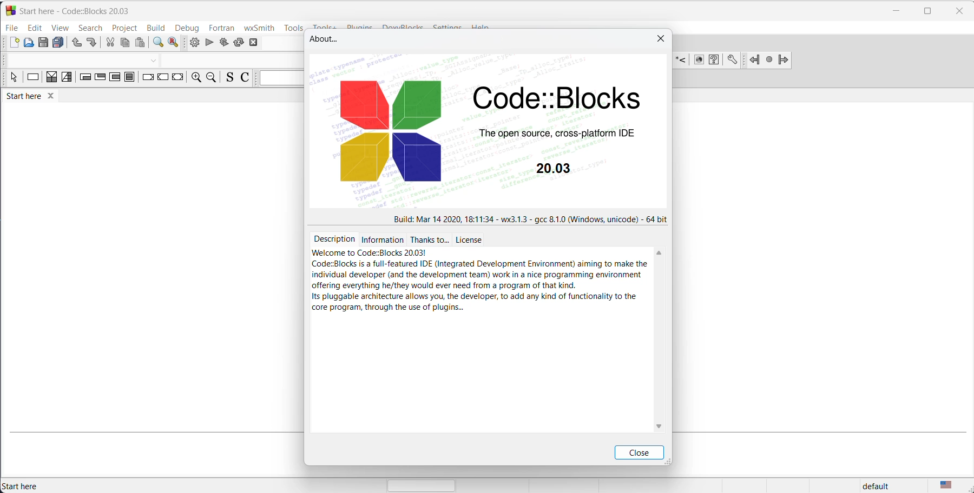 This screenshot has width=974, height=493. Describe the element at coordinates (293, 28) in the screenshot. I see `tools` at that location.